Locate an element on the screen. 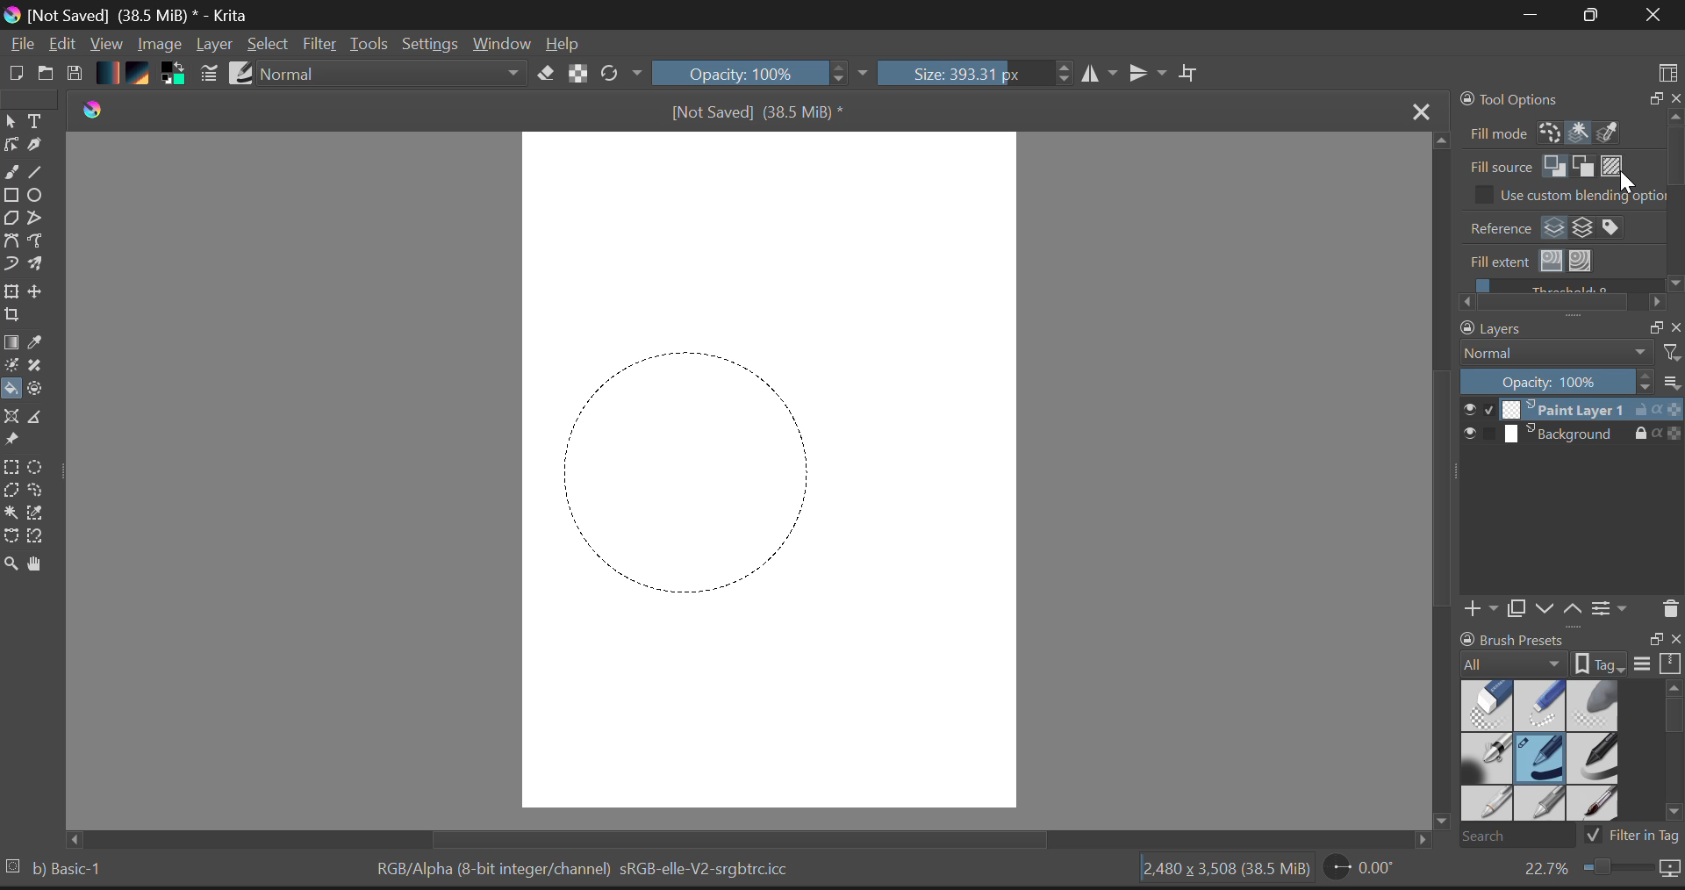 The image size is (1685, 890). Freehand Selection is located at coordinates (46, 492).